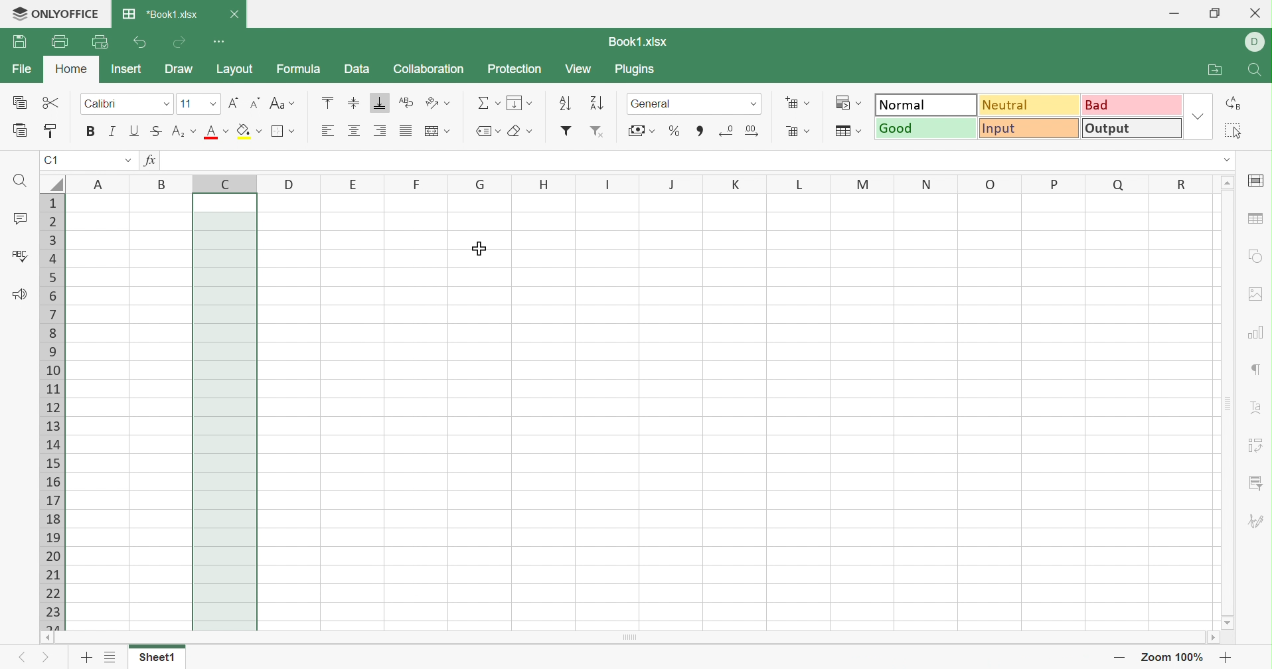 The image size is (1272, 669). What do you see at coordinates (244, 132) in the screenshot?
I see `Fill color` at bounding box center [244, 132].